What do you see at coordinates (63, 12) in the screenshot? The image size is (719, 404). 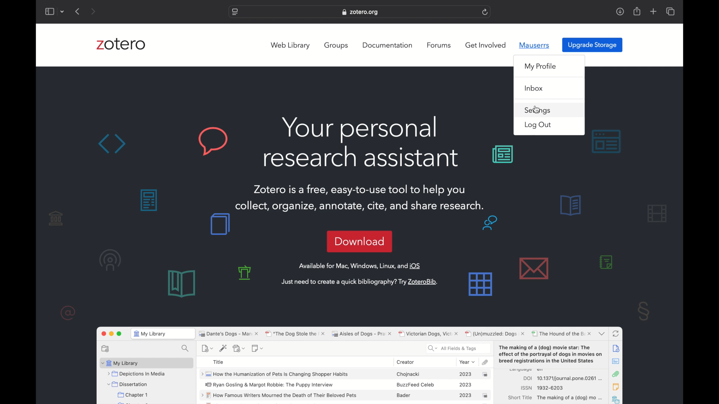 I see `dropdown` at bounding box center [63, 12].